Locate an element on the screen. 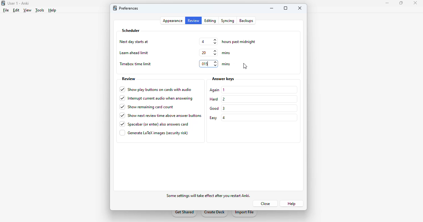 This screenshot has width=423, height=222. learn ahead limit is located at coordinates (134, 53).